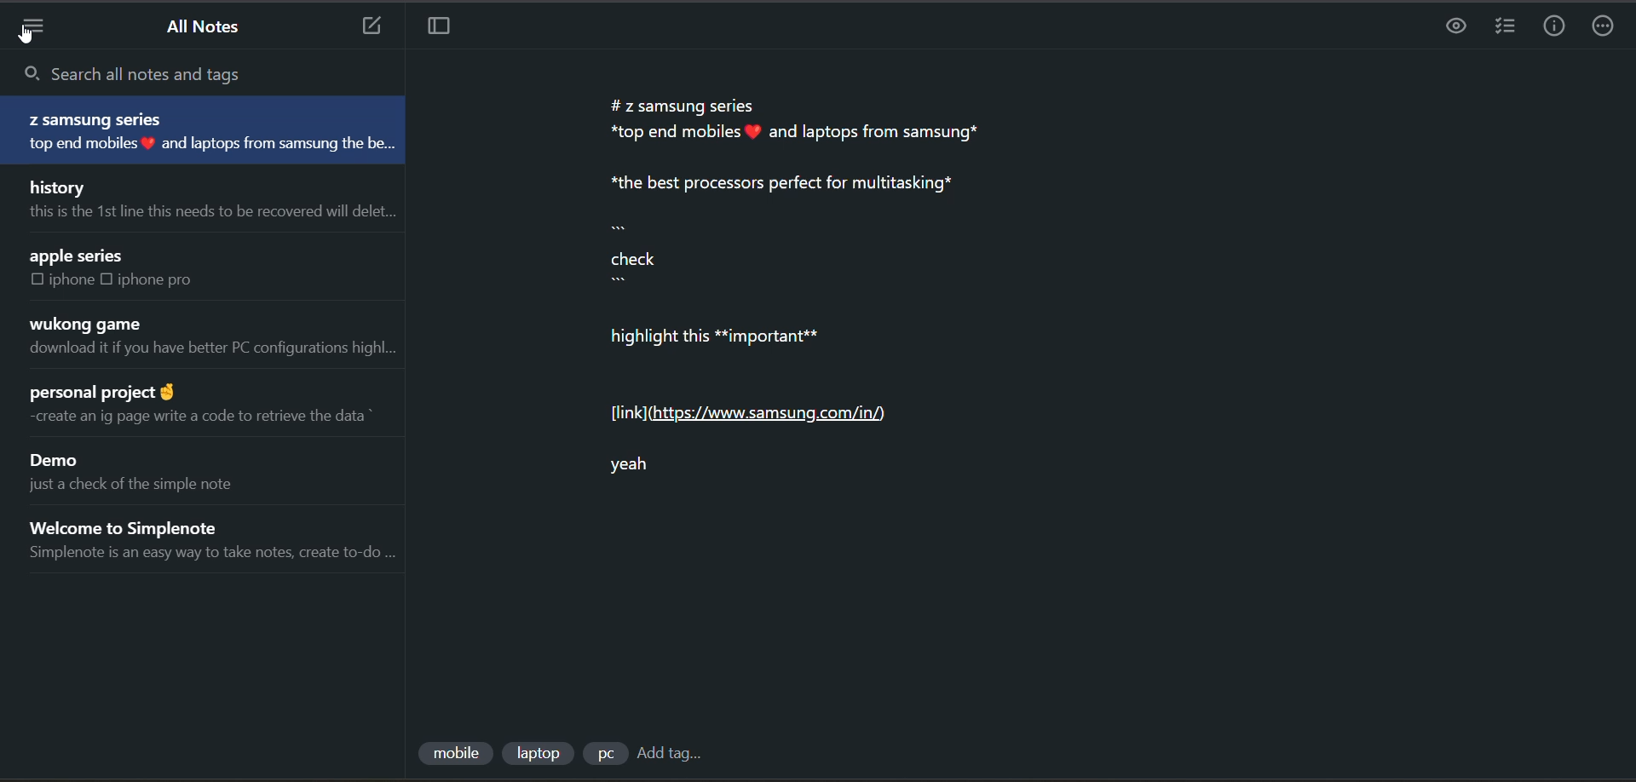 The image size is (1636, 782). Describe the element at coordinates (112, 266) in the screenshot. I see `note title and preview` at that location.